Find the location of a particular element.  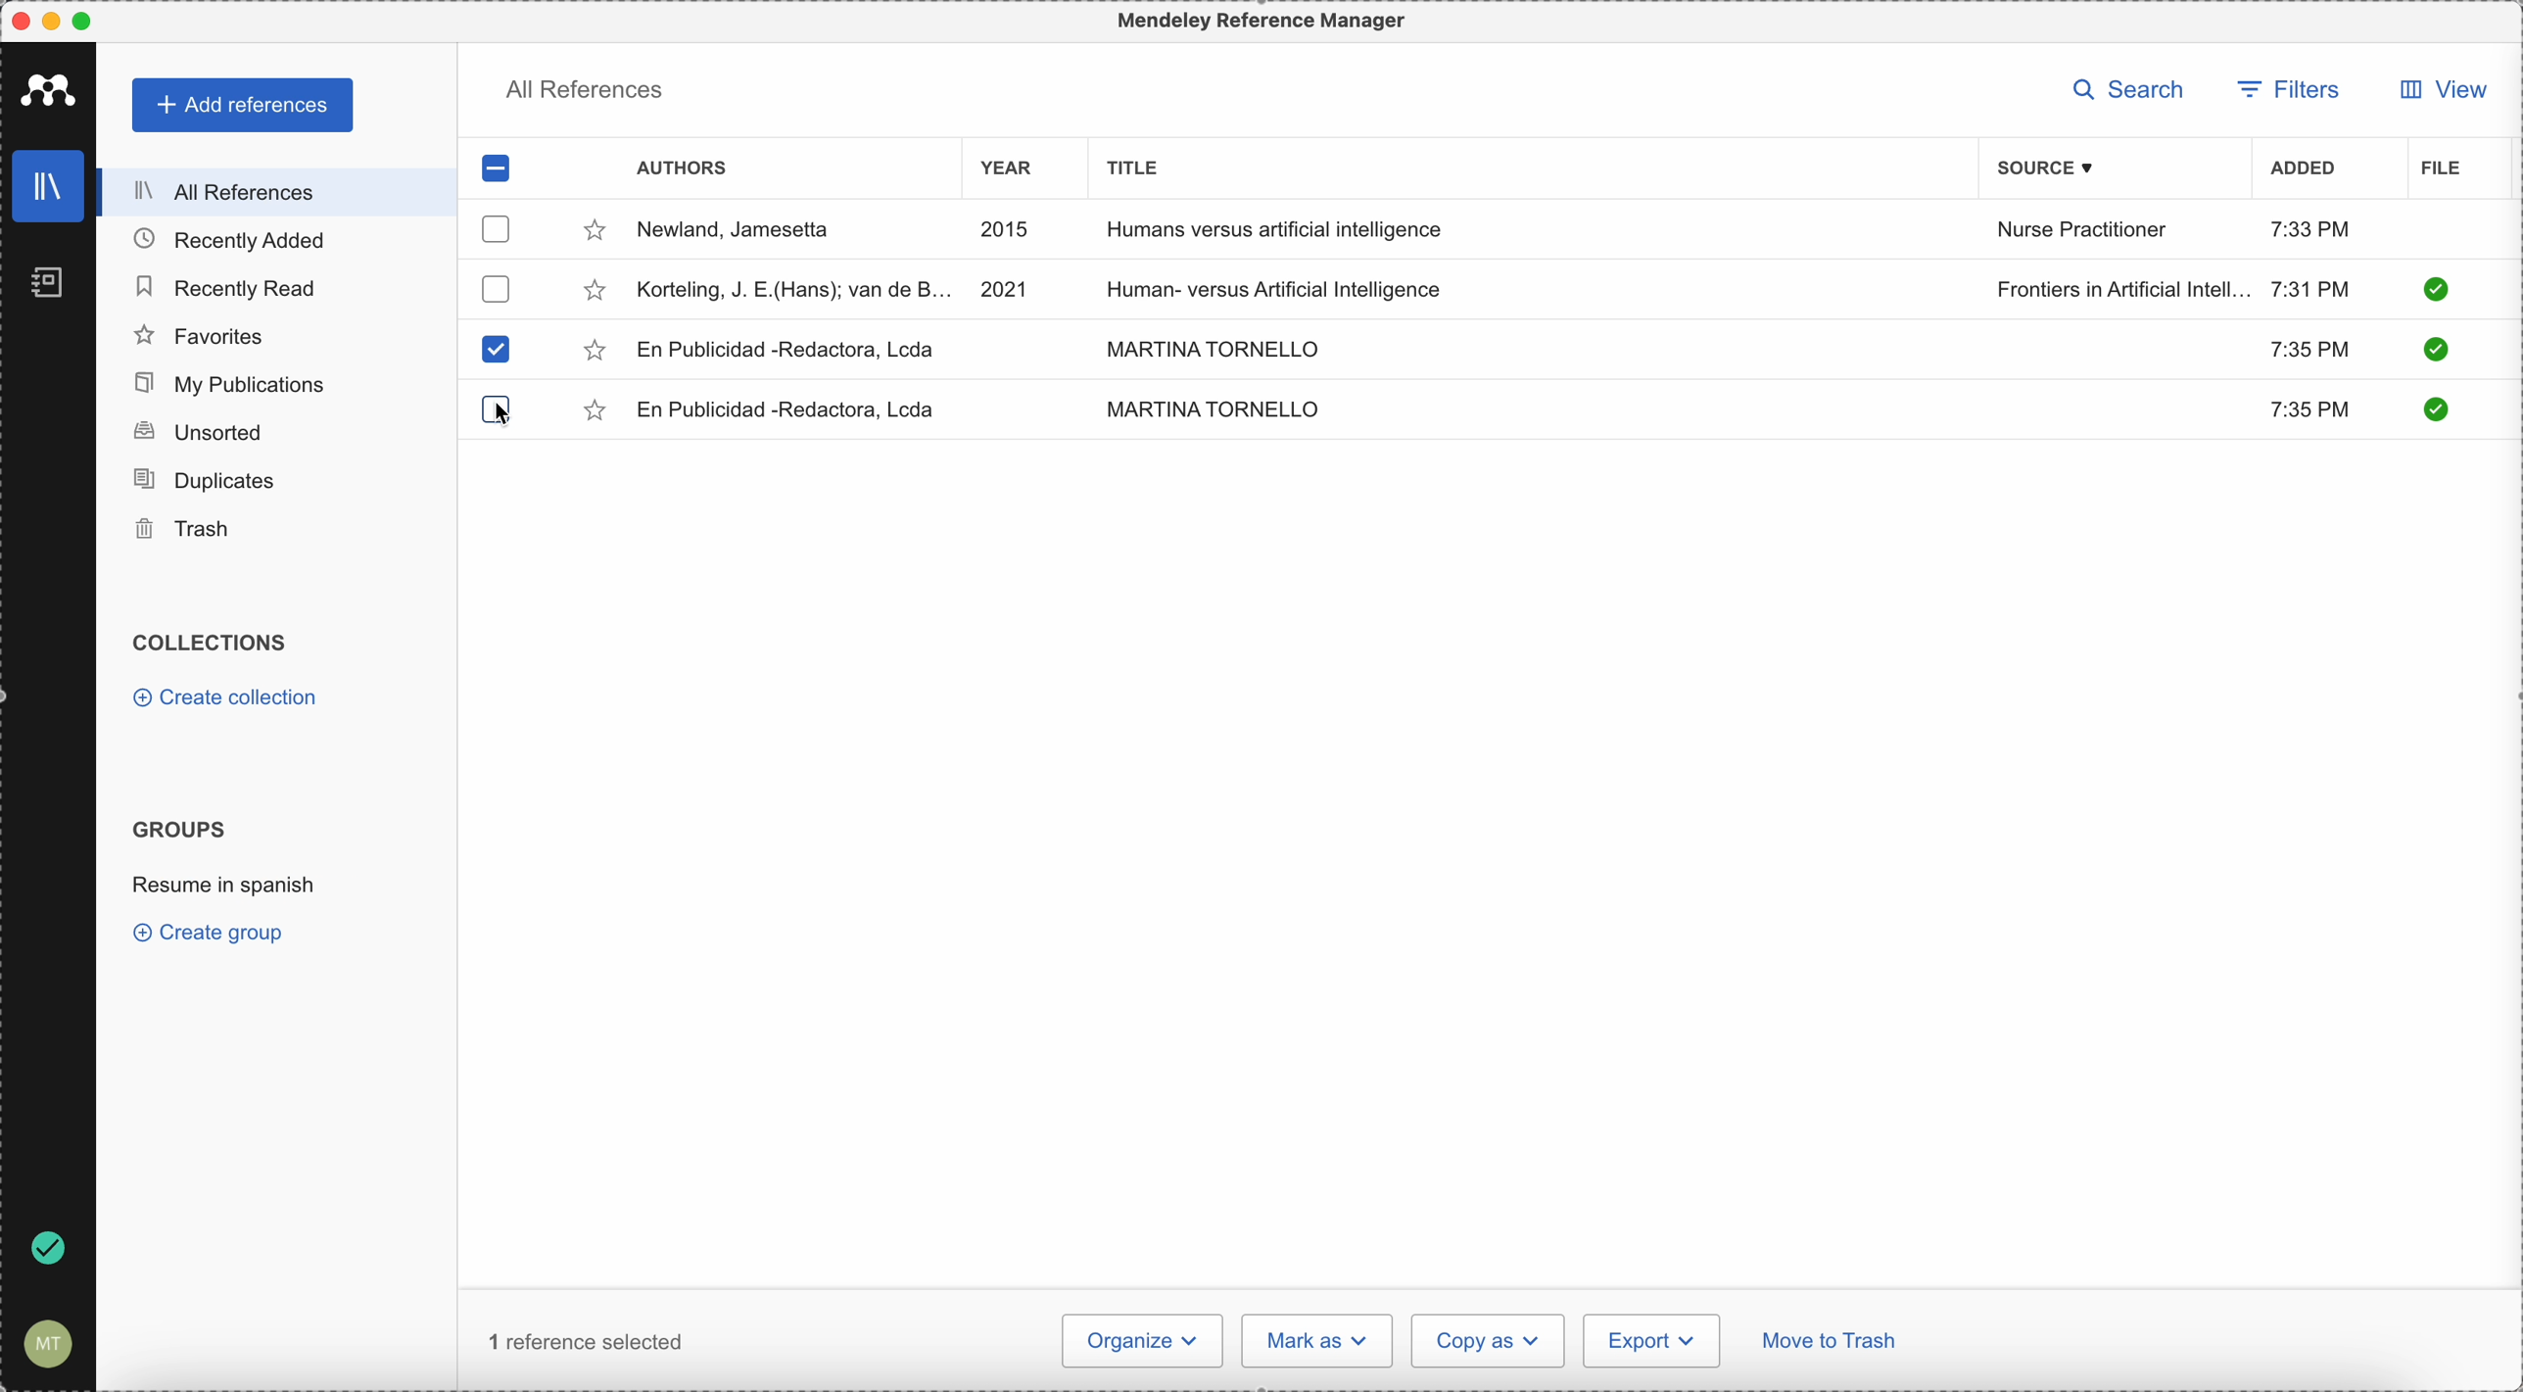

Nurse Practitioner is located at coordinates (2086, 230).